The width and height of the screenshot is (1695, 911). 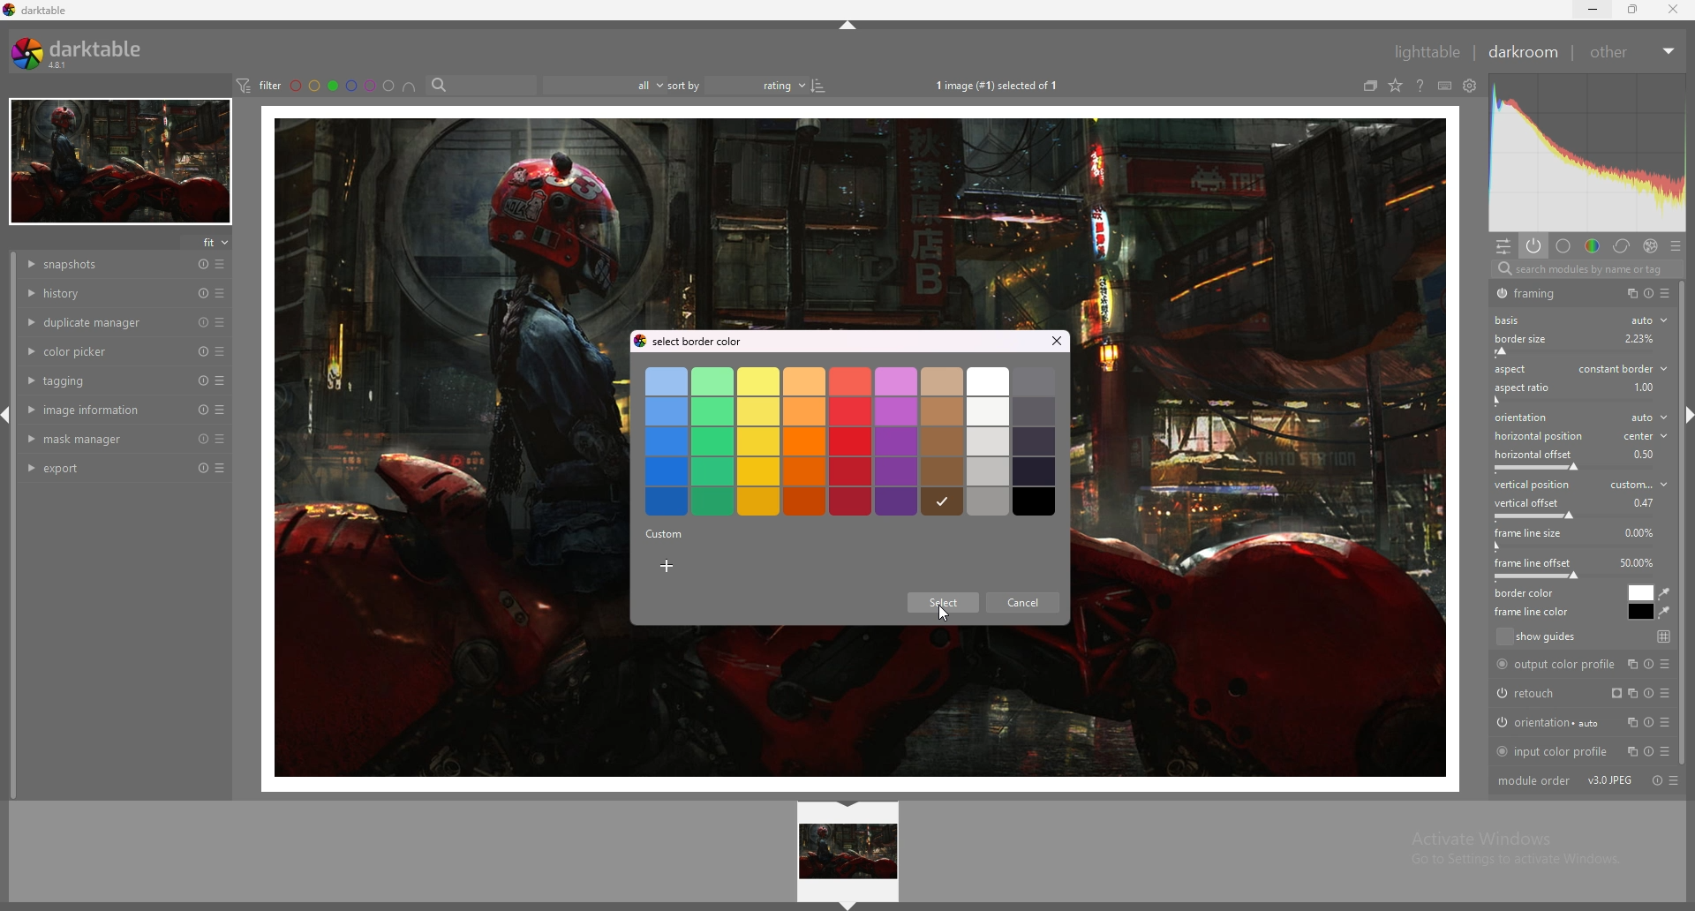 I want to click on collapse grouped images, so click(x=1370, y=87).